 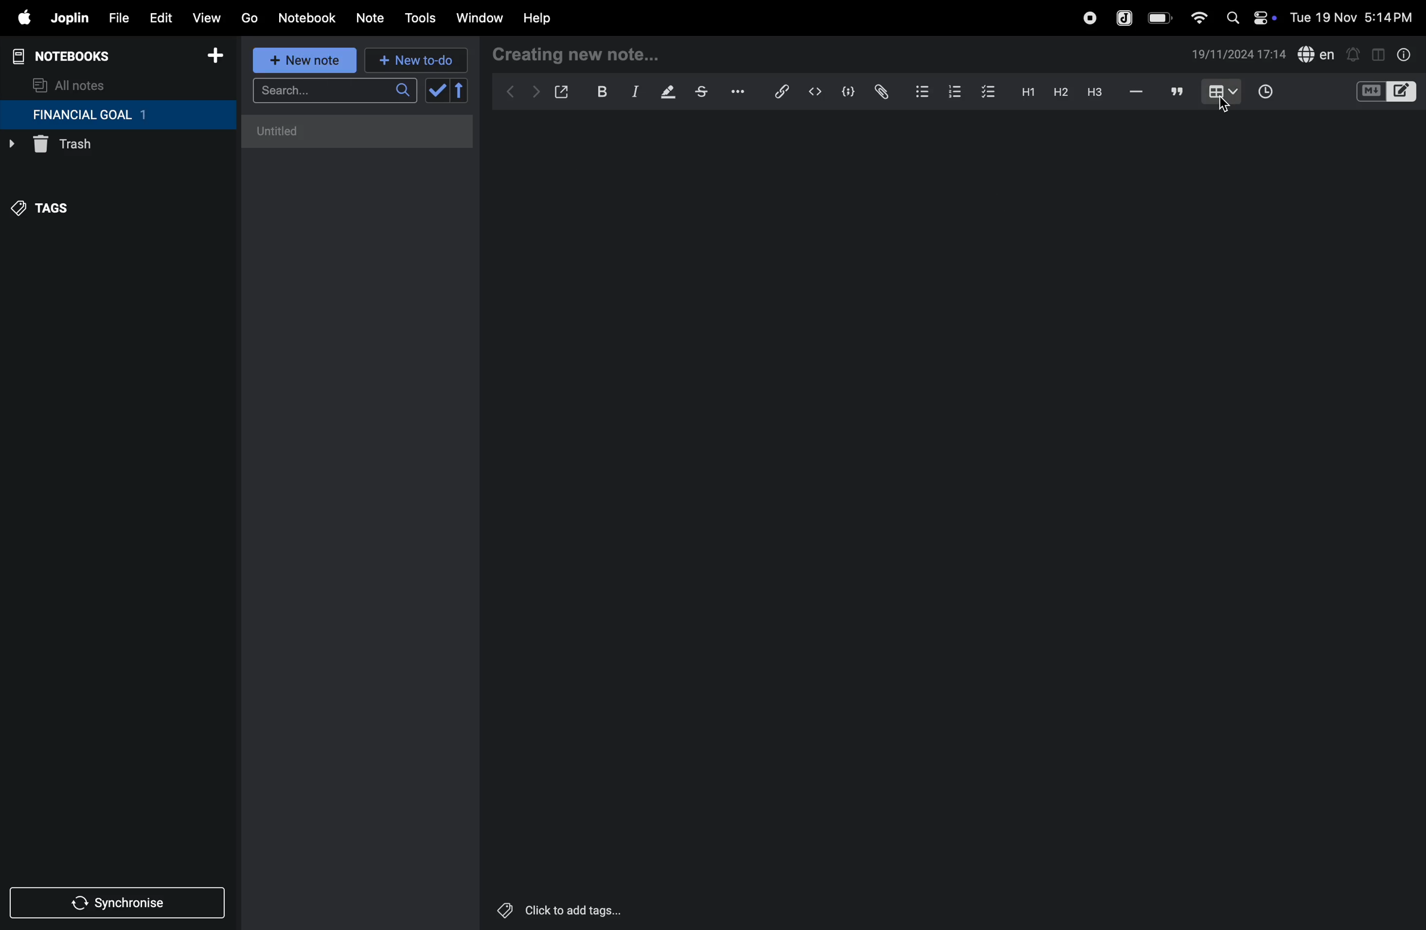 What do you see at coordinates (590, 909) in the screenshot?
I see `click to add tags` at bounding box center [590, 909].